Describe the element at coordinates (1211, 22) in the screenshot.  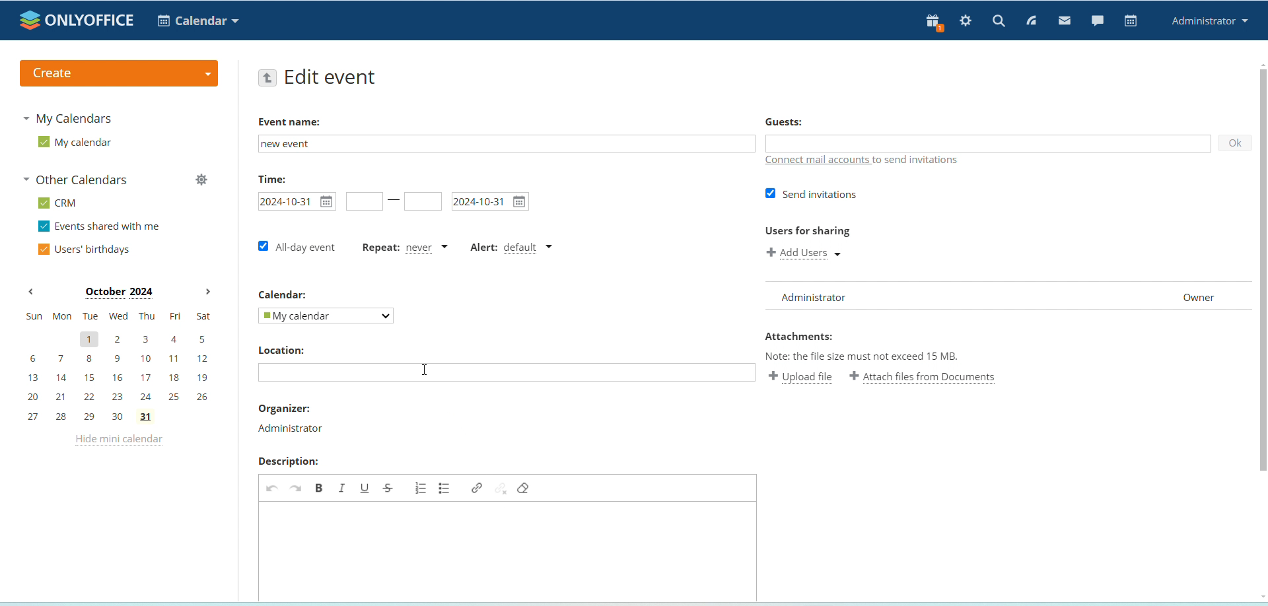
I see `administrator` at that location.